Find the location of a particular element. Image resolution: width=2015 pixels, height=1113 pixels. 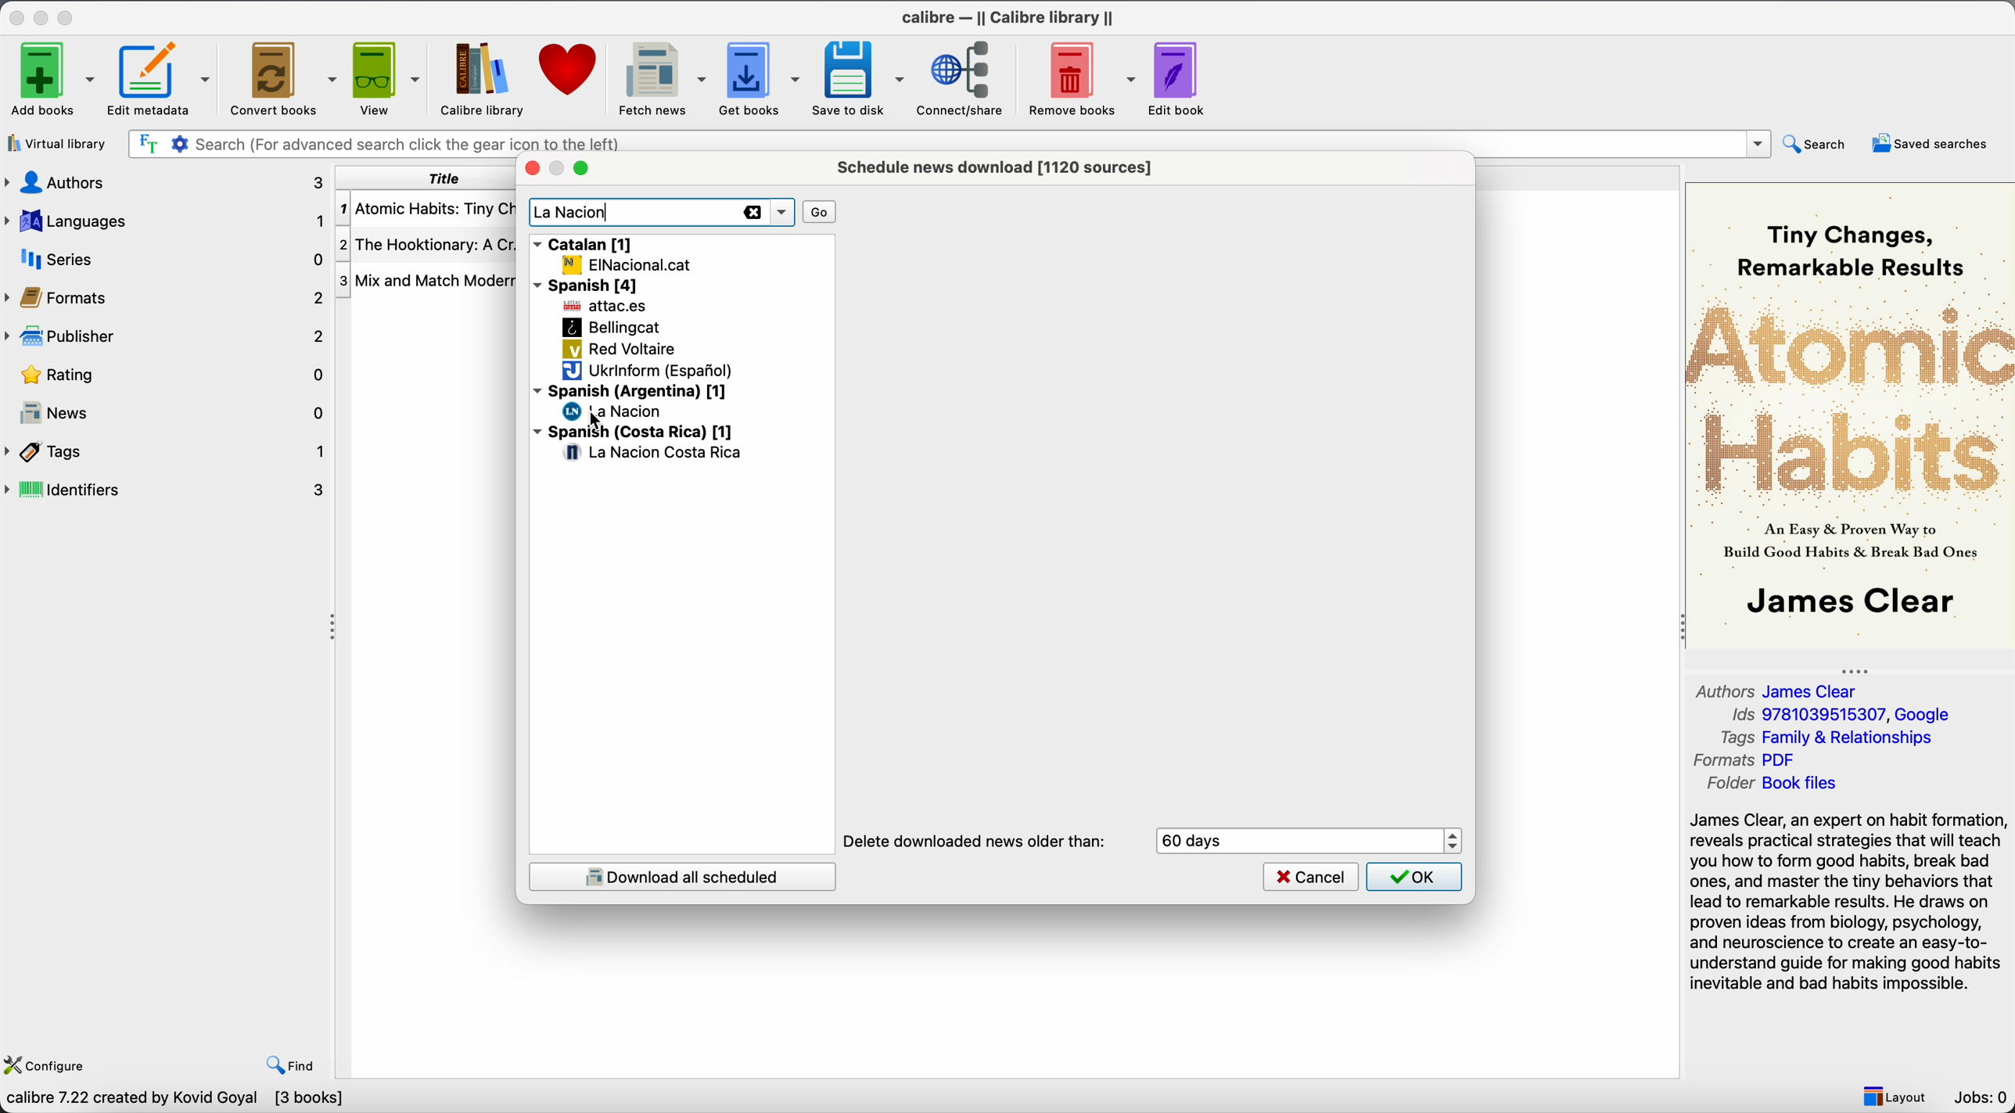

maximize popup is located at coordinates (580, 169).